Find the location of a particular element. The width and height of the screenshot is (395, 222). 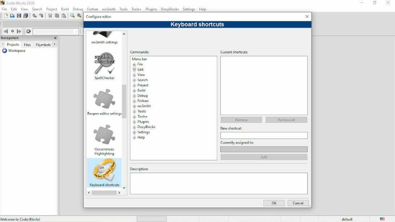

DoxyBlocks is located at coordinates (170, 9).